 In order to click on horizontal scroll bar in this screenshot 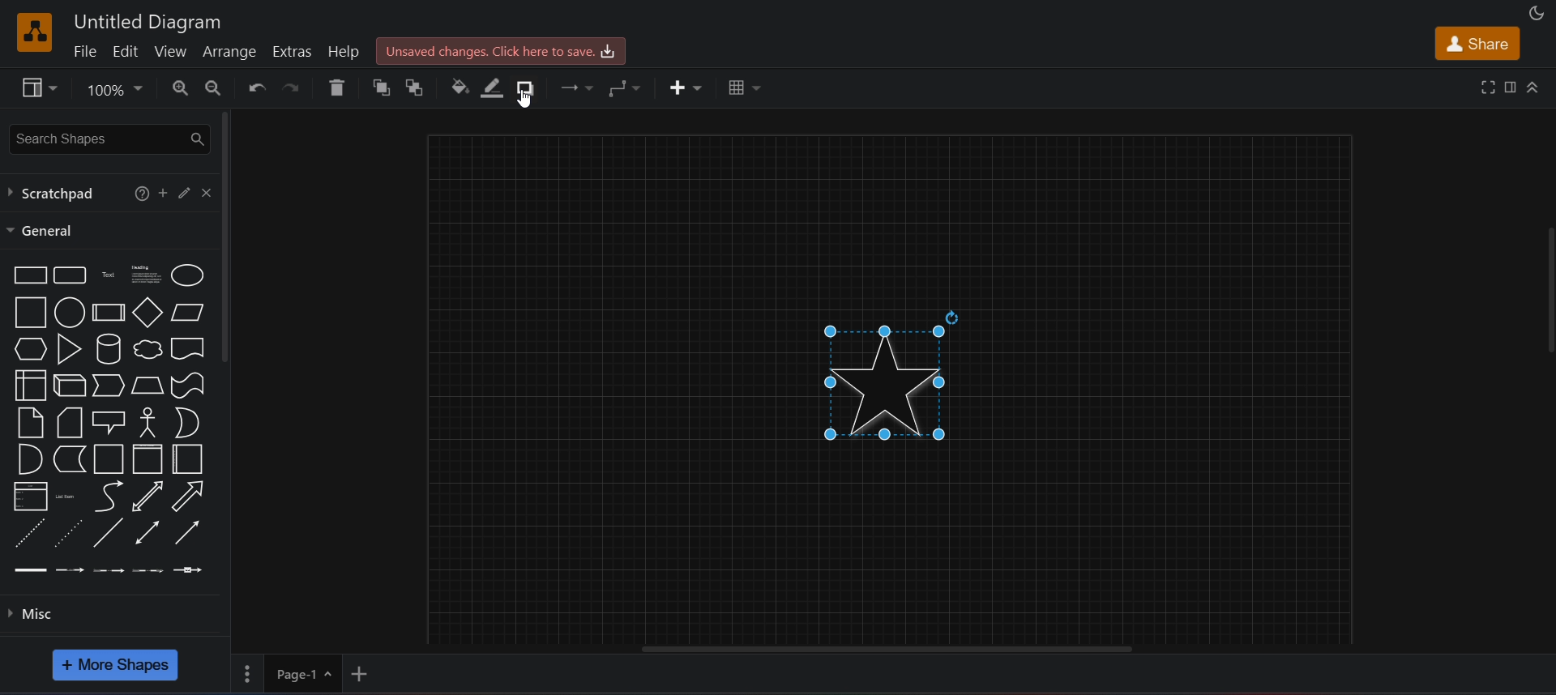, I will do `click(892, 652)`.